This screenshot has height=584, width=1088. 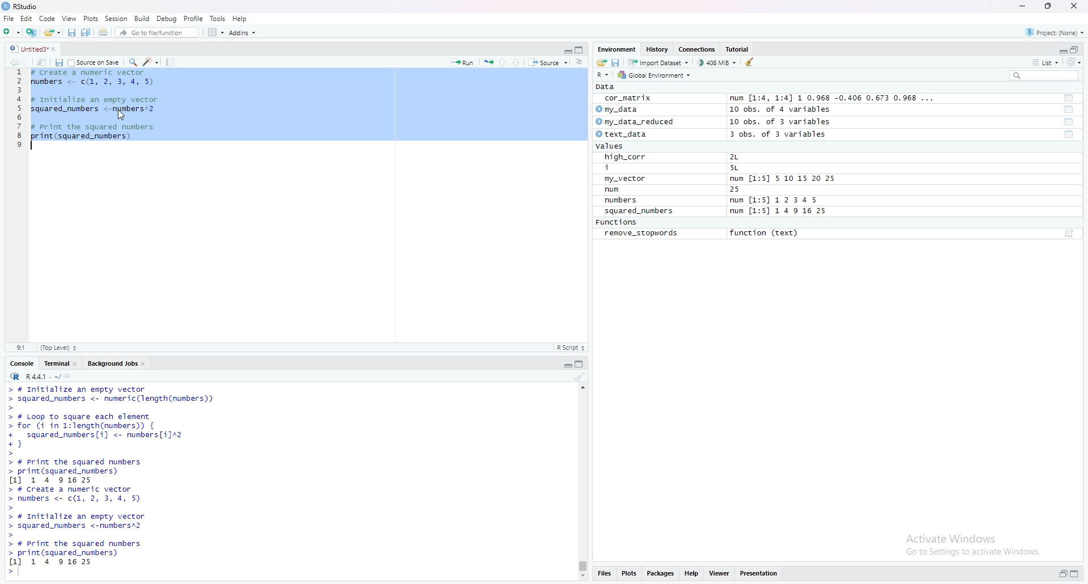 What do you see at coordinates (751, 62) in the screenshot?
I see `clear objects` at bounding box center [751, 62].